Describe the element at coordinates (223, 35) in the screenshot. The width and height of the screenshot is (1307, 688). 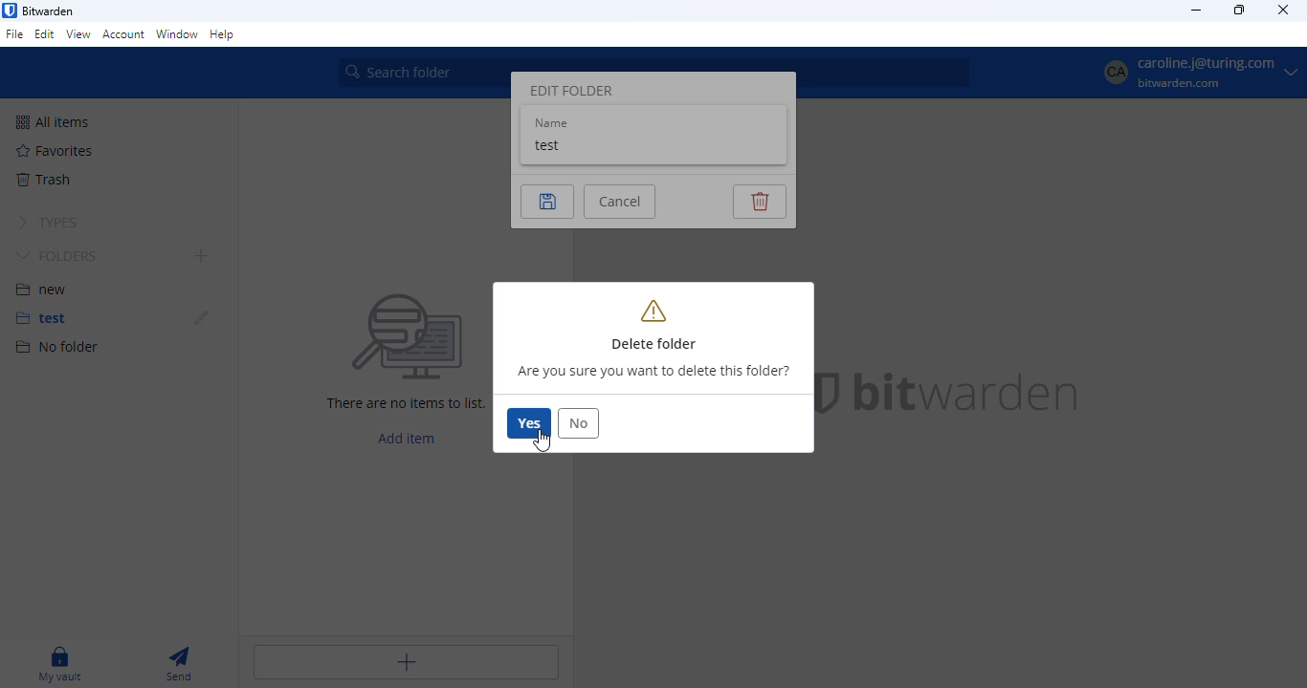
I see `help` at that location.